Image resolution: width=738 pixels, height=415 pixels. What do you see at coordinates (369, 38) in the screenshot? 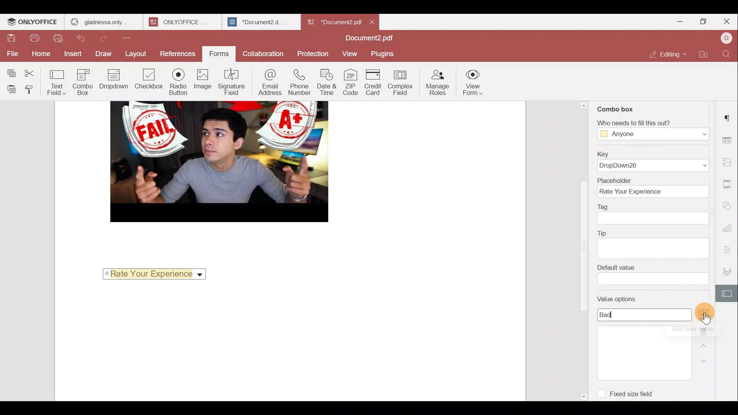
I see `Document2.pdf` at bounding box center [369, 38].